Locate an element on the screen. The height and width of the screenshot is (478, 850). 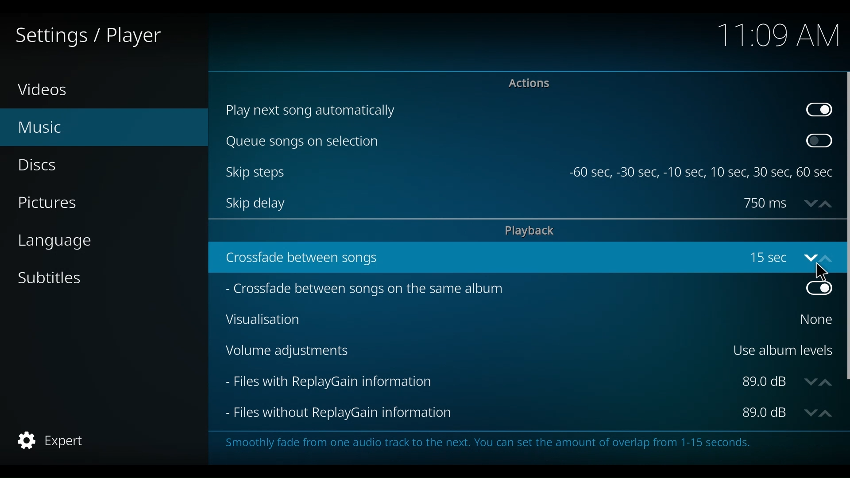
Vertical Scroll bar is located at coordinates (845, 225).